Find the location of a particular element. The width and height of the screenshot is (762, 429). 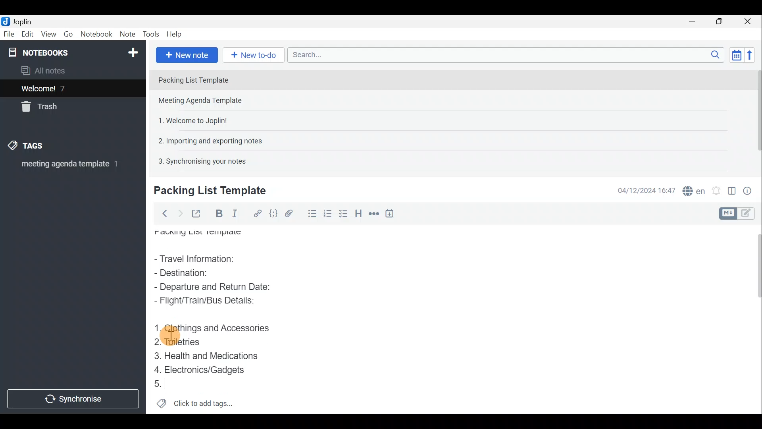

Toggle external editing is located at coordinates (197, 213).